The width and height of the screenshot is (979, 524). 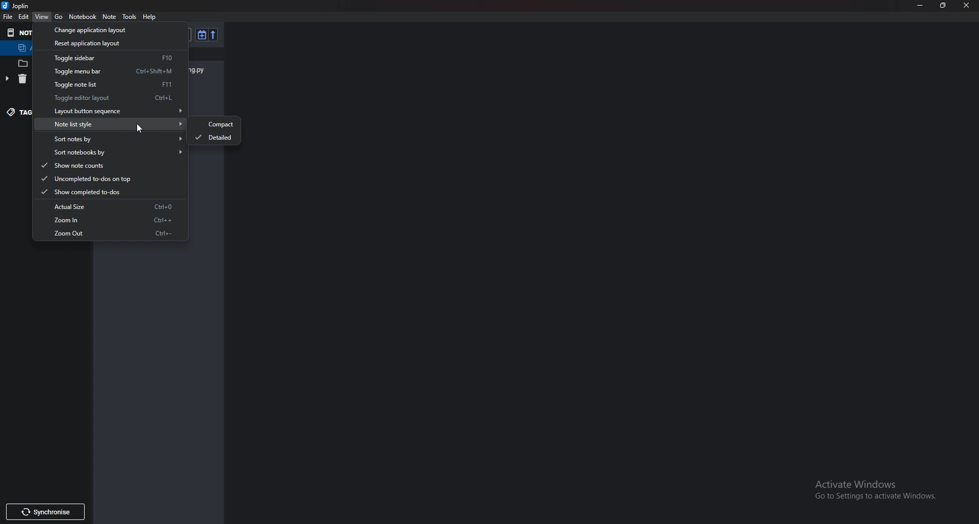 I want to click on Zoom out, so click(x=109, y=233).